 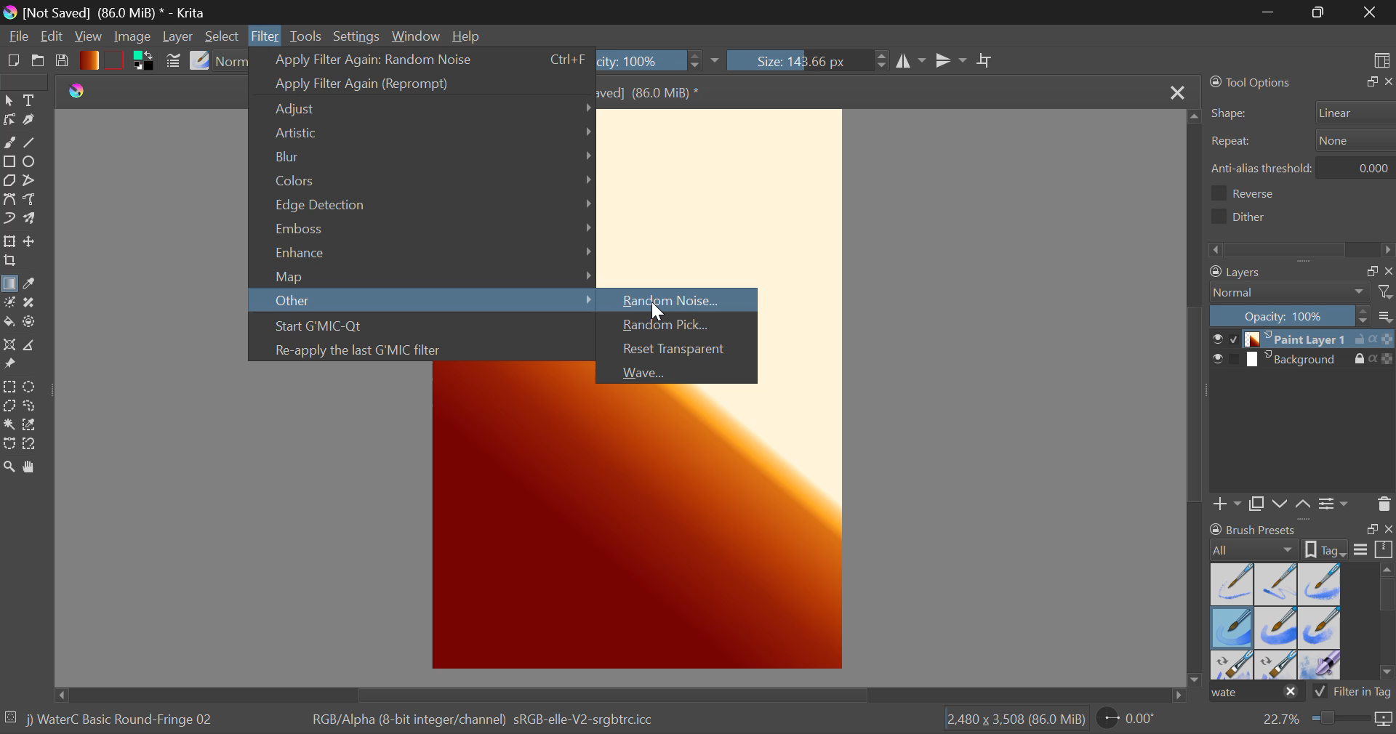 I want to click on Choose Workspace, so click(x=1380, y=59).